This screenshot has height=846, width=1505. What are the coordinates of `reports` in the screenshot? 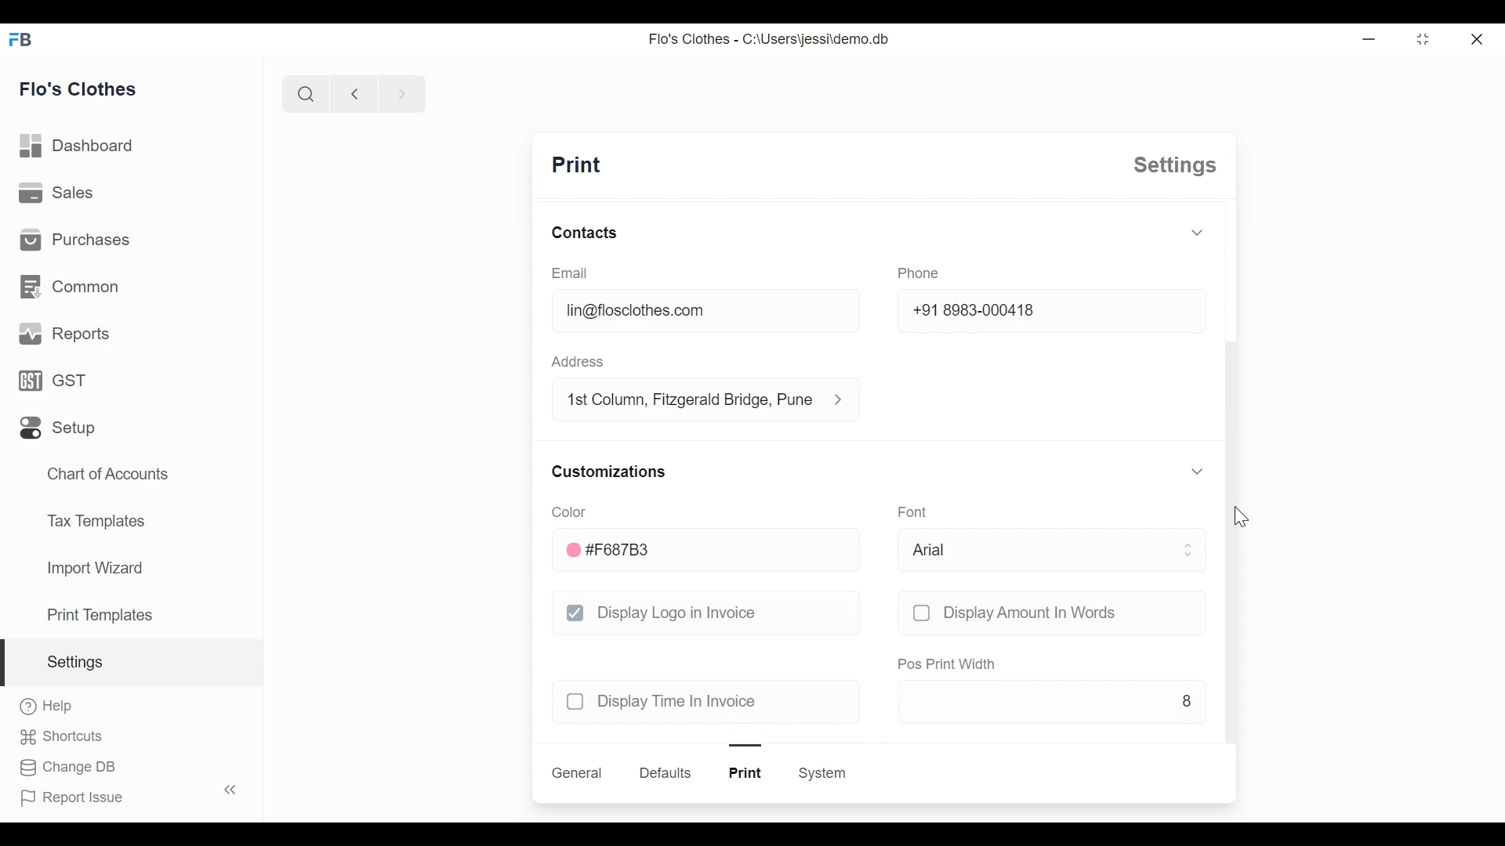 It's located at (66, 334).